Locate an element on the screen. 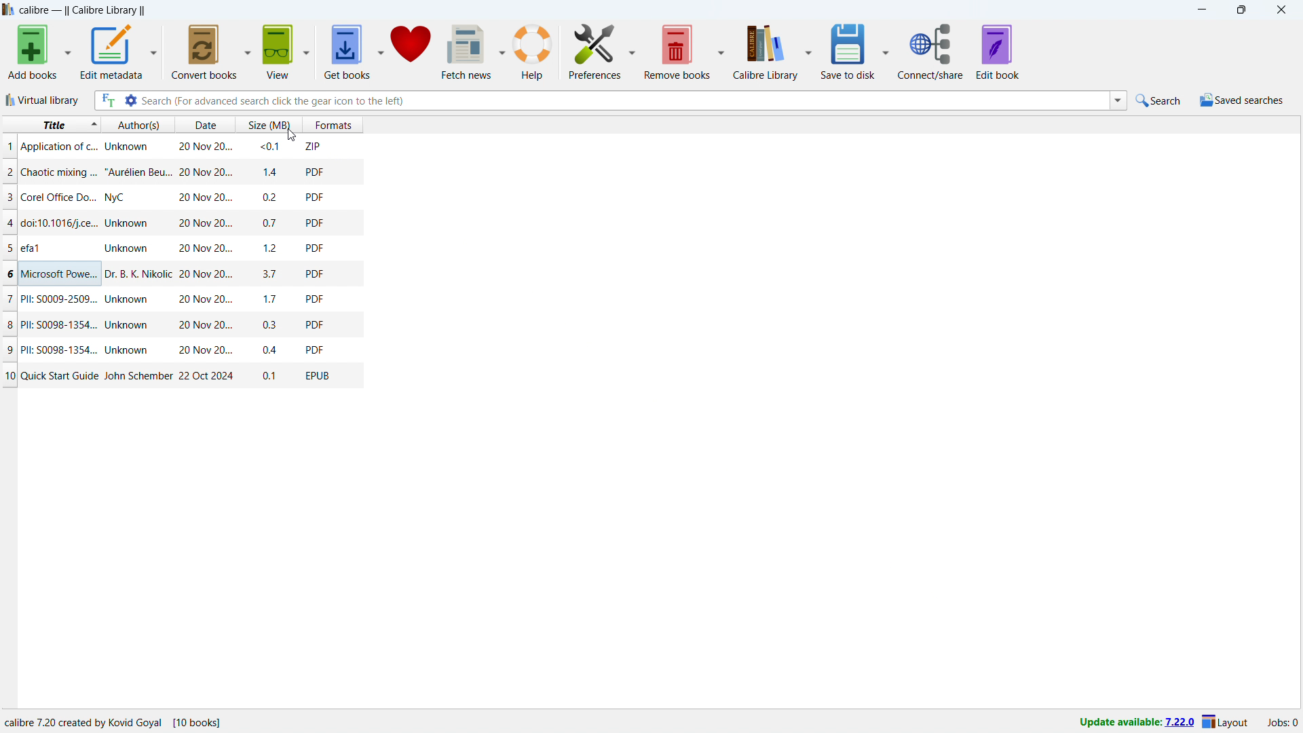  author is located at coordinates (138, 172).